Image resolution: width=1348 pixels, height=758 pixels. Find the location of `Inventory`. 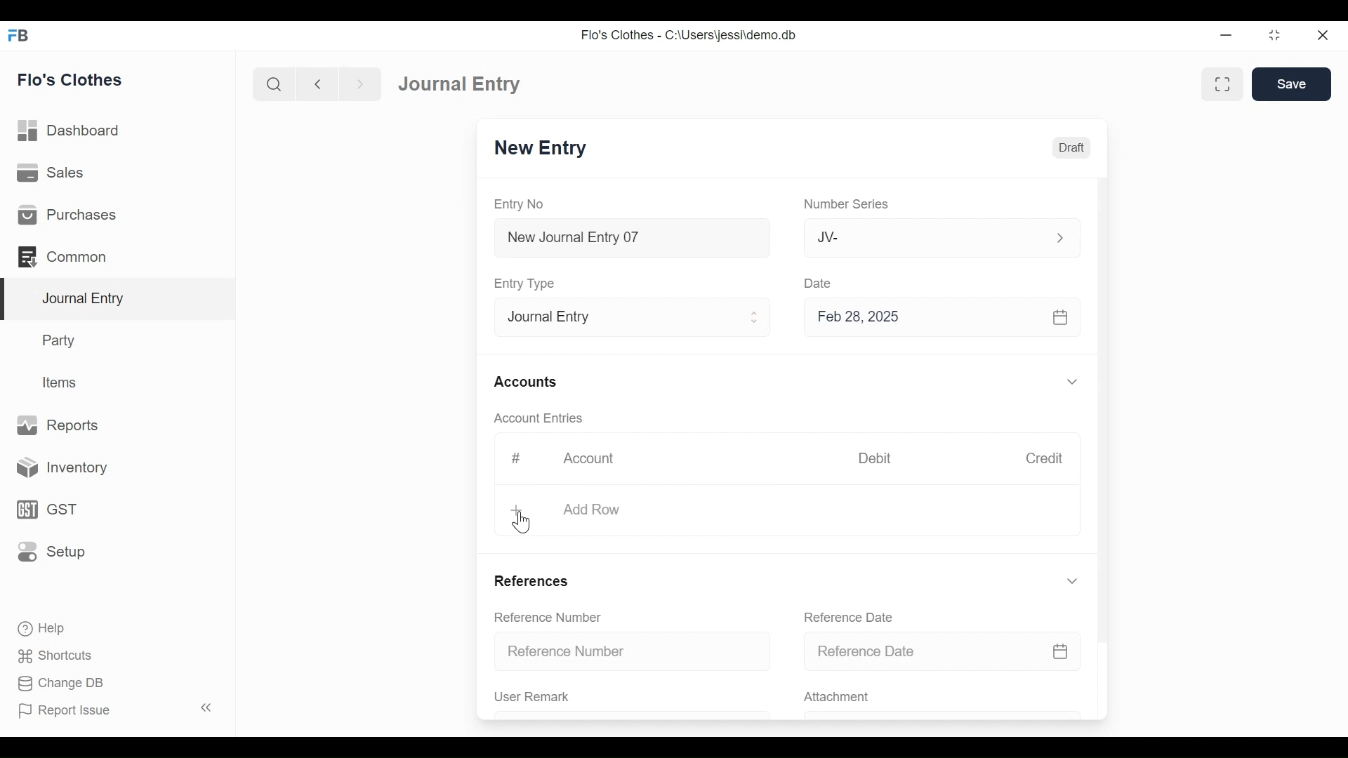

Inventory is located at coordinates (57, 469).